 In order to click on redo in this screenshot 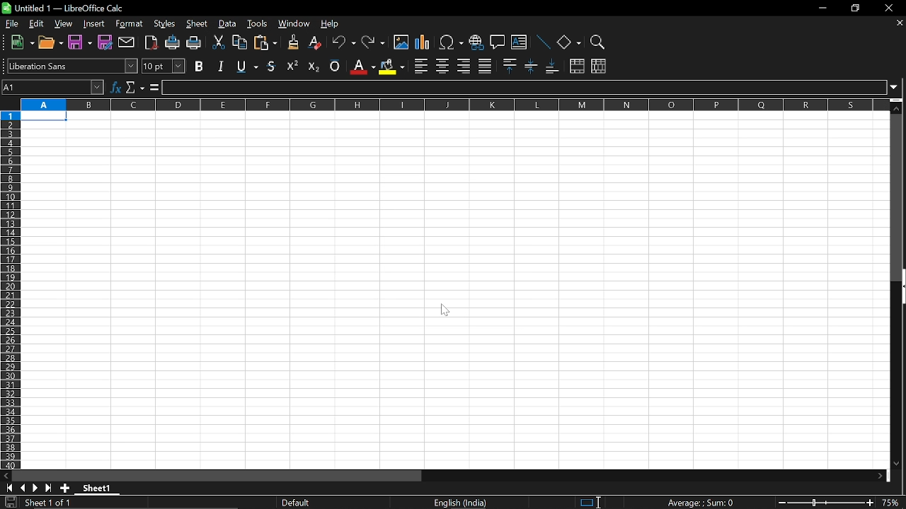, I will do `click(374, 43)`.